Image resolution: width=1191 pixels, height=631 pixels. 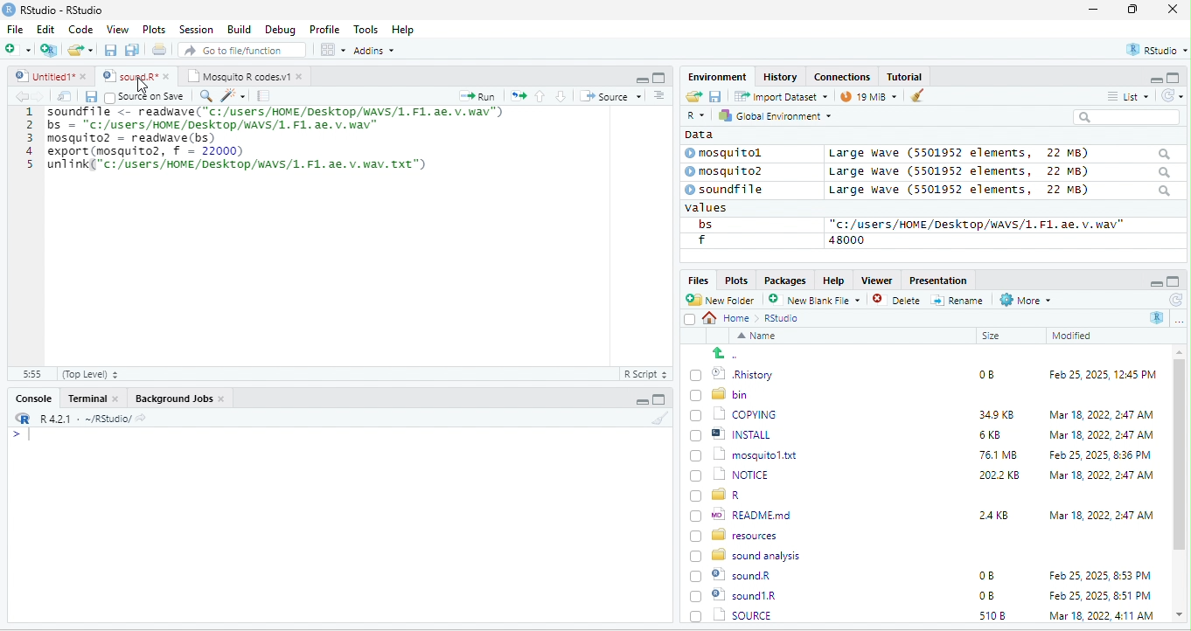 What do you see at coordinates (732, 353) in the screenshot?
I see `go back` at bounding box center [732, 353].